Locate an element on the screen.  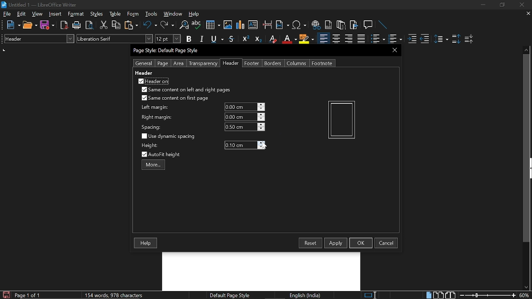
Same content on left and right is located at coordinates (185, 91).